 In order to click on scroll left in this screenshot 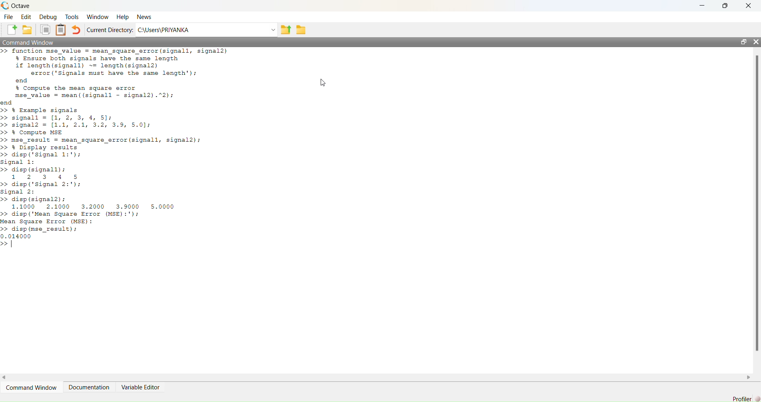, I will do `click(4, 377)`.